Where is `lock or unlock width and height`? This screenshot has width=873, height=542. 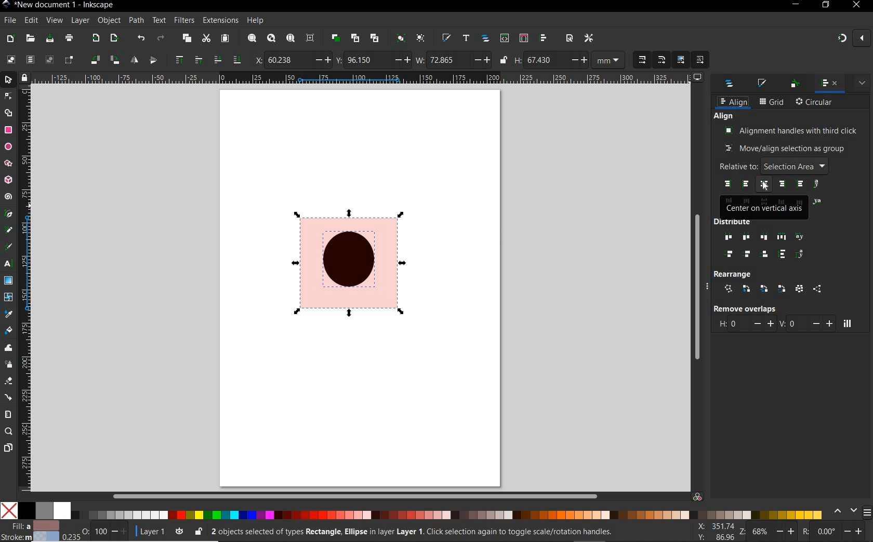 lock or unlock width and height is located at coordinates (504, 59).